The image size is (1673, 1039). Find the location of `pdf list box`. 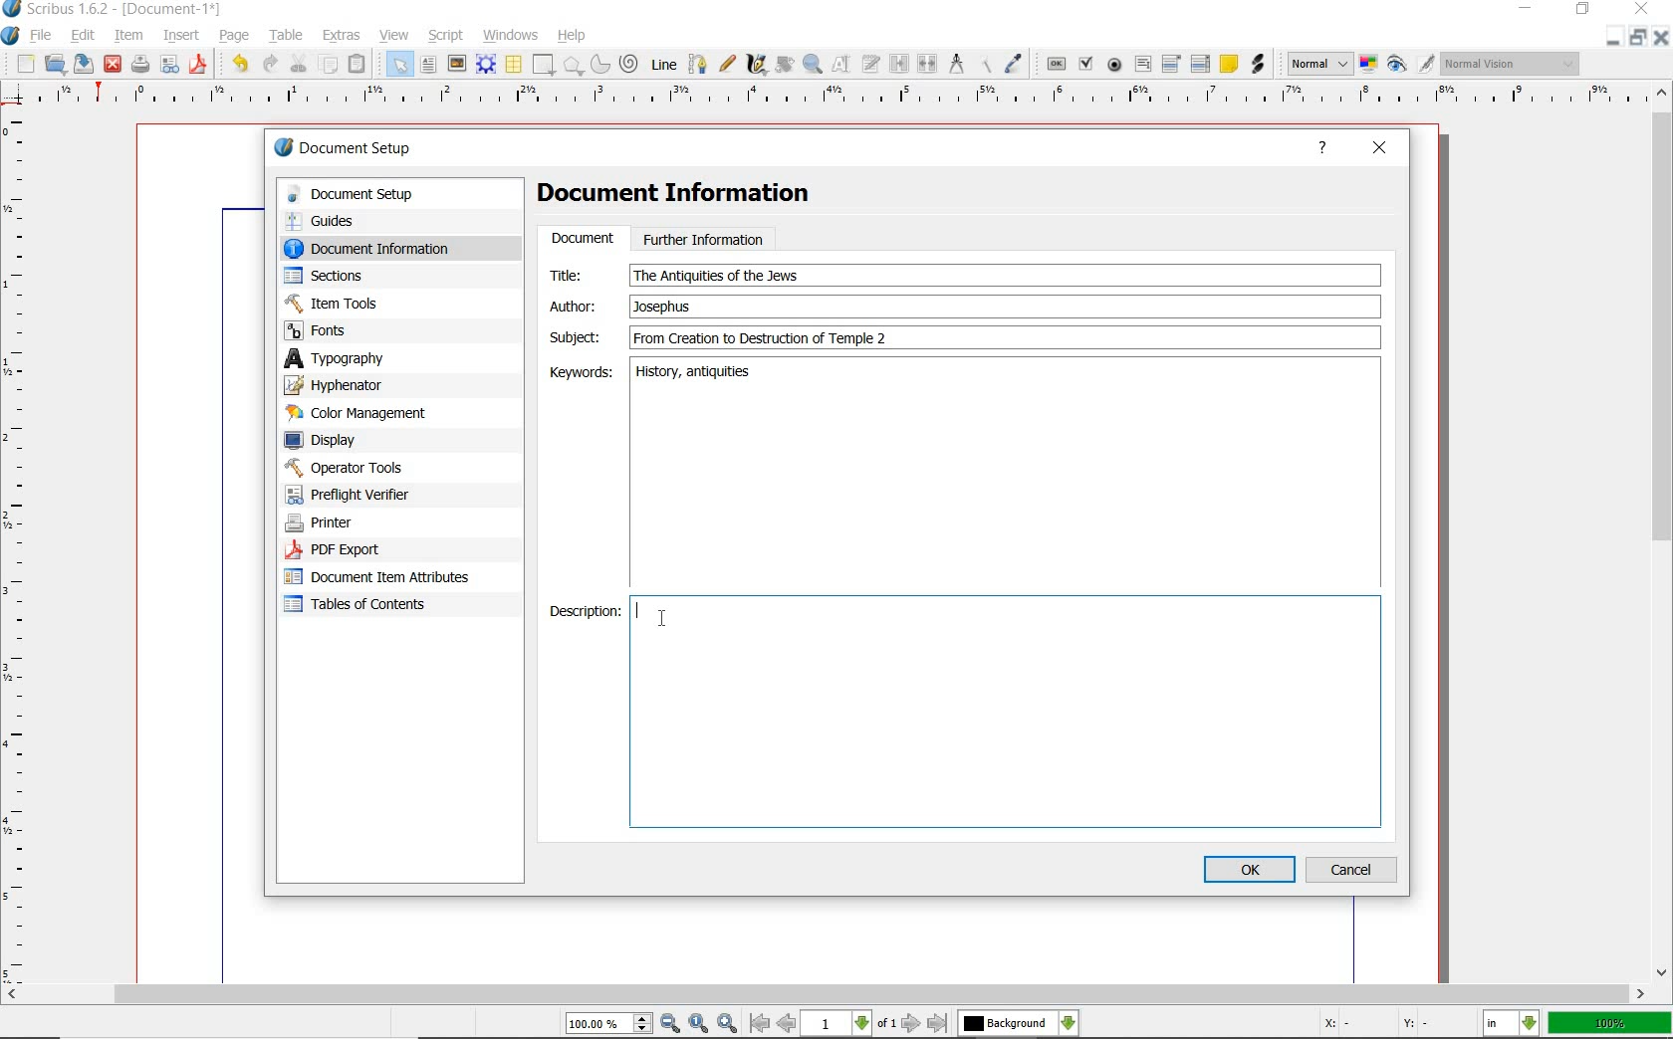

pdf list box is located at coordinates (1199, 64).